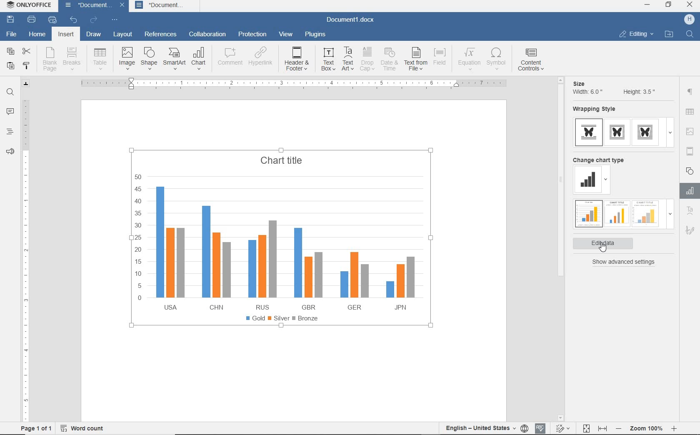 The image size is (700, 435). What do you see at coordinates (416, 60) in the screenshot?
I see `text from file` at bounding box center [416, 60].